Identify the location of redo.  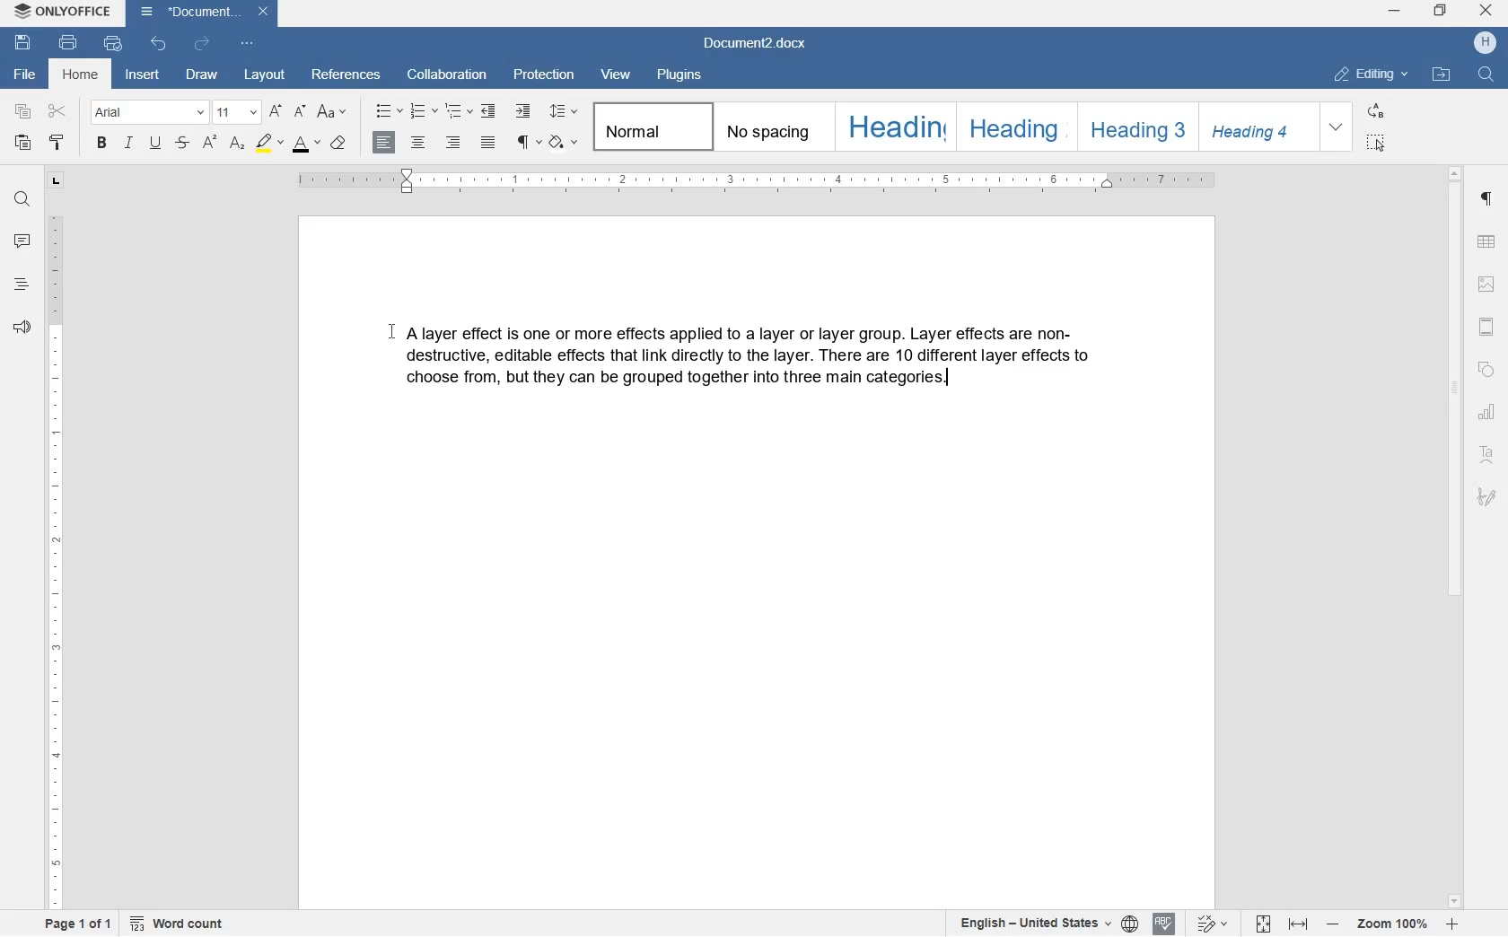
(198, 45).